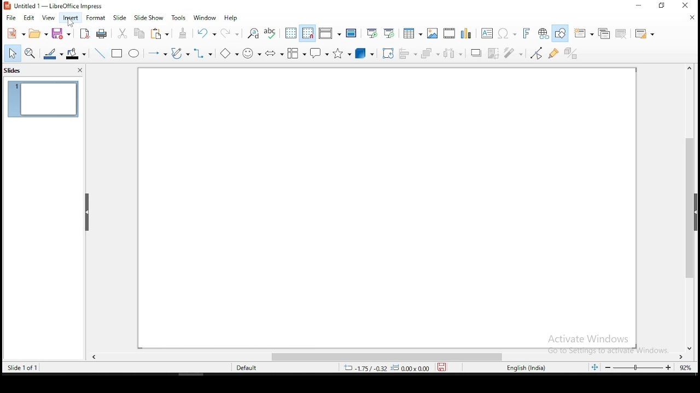 Image resolution: width=700 pixels, height=393 pixels. What do you see at coordinates (647, 34) in the screenshot?
I see `slide layout` at bounding box center [647, 34].